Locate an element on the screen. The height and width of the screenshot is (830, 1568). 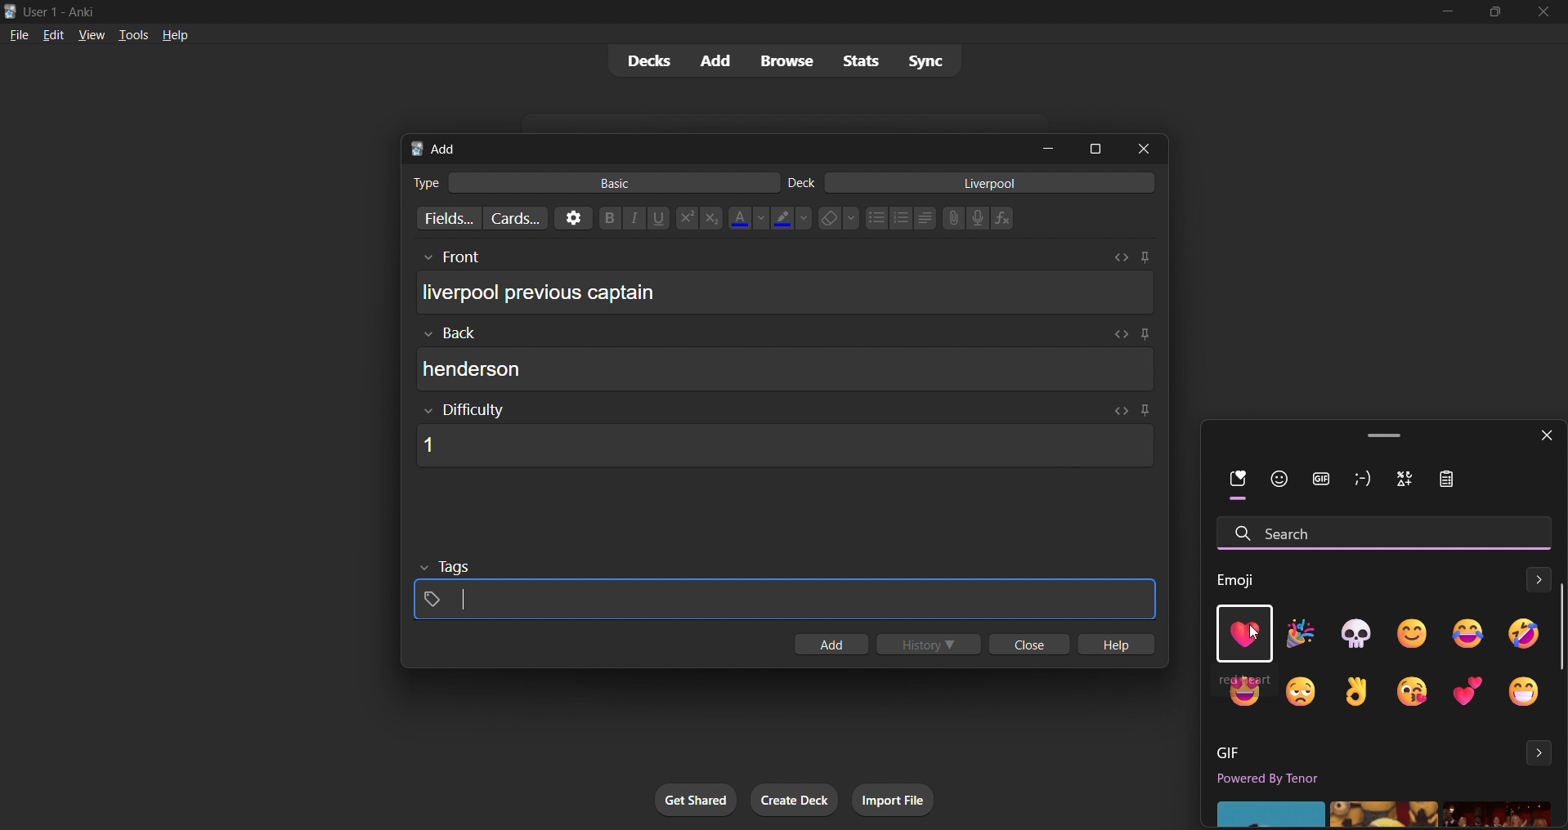
emoji is located at coordinates (1522, 635).